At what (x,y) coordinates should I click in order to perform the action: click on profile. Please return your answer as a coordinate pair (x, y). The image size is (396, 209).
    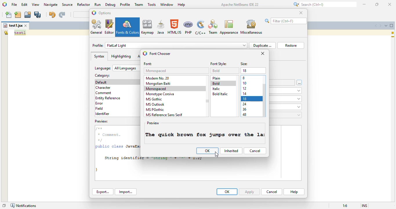
    Looking at the image, I should click on (170, 45).